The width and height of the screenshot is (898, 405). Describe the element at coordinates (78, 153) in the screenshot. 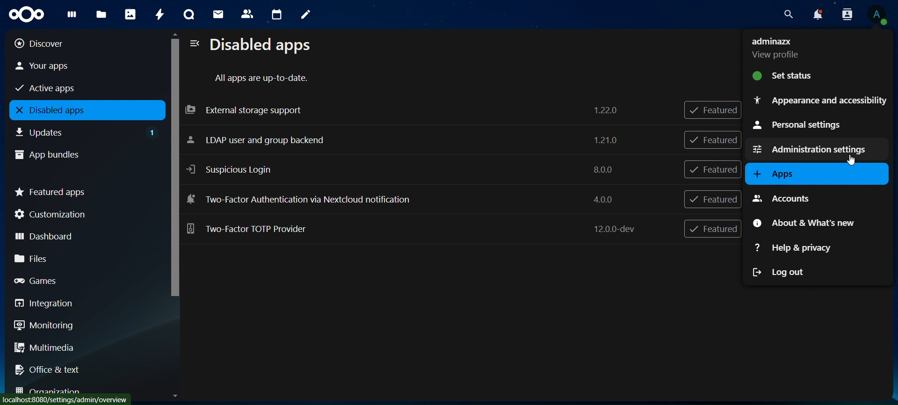

I see `app bundles` at that location.